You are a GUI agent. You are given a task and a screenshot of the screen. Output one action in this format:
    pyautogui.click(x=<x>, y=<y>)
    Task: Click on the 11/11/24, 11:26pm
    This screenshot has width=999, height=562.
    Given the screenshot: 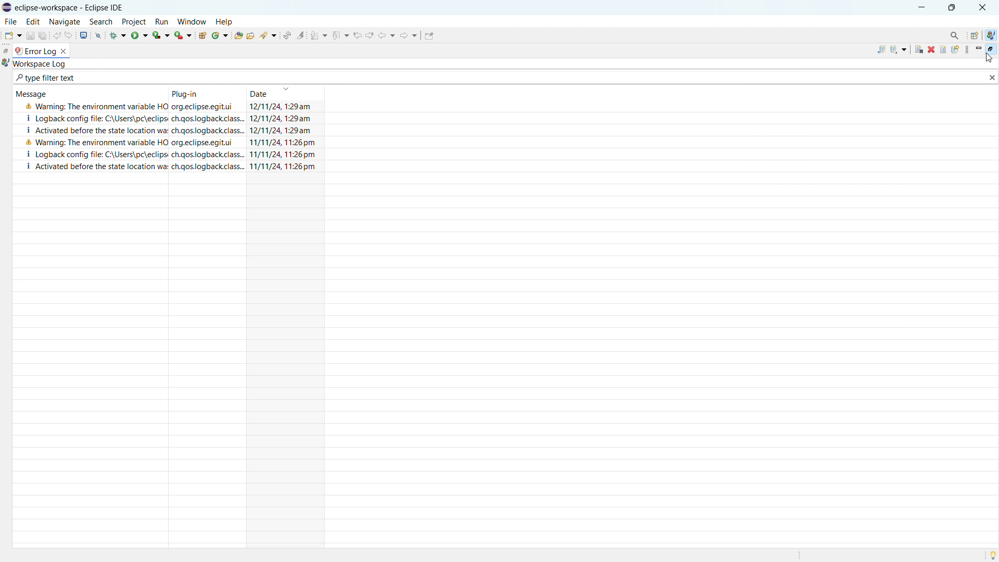 What is the action you would take?
    pyautogui.click(x=285, y=167)
    